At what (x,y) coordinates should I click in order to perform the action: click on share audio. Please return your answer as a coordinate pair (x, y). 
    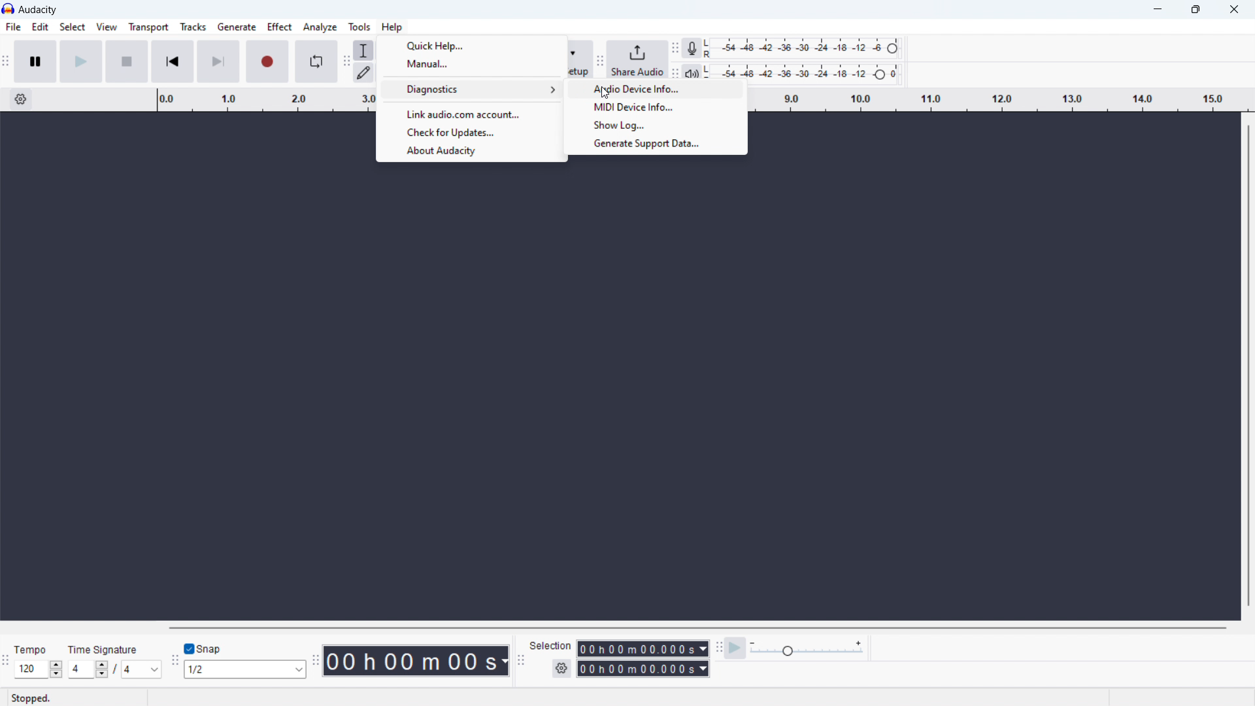
    Looking at the image, I should click on (640, 59).